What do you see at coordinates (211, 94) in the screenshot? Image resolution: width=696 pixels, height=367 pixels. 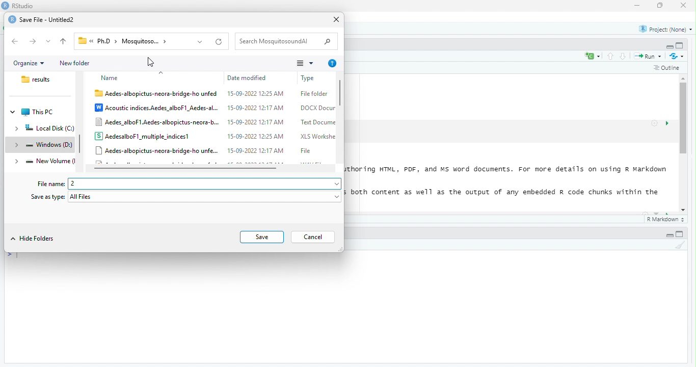 I see `Aedes-albopictus-neora-bridge-ho unfed 15-09-2022 12:25AM File folder` at bounding box center [211, 94].